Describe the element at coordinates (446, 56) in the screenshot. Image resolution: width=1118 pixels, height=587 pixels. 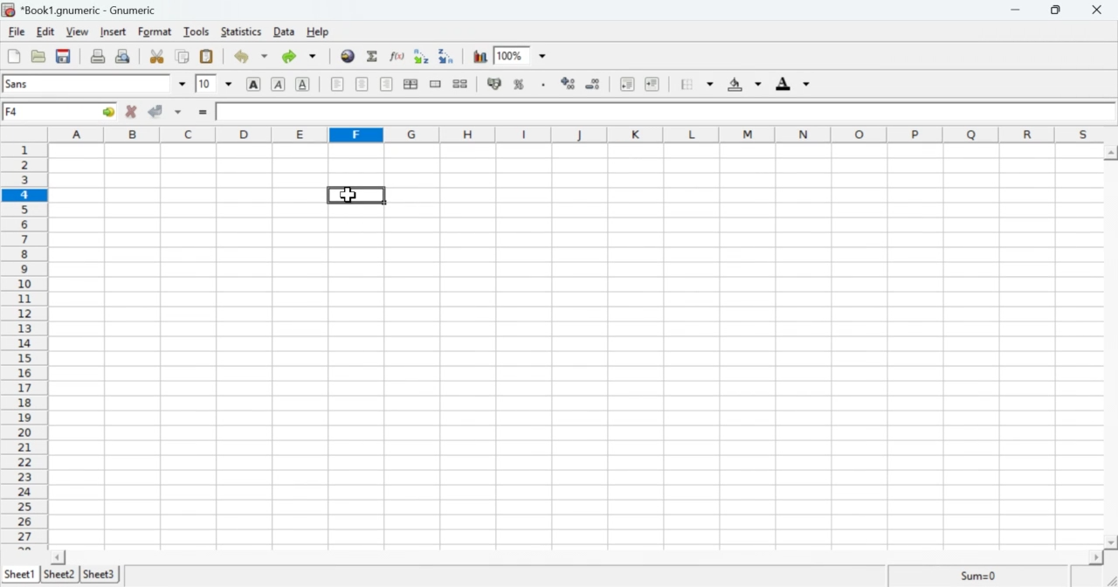
I see `Sort descending` at that location.